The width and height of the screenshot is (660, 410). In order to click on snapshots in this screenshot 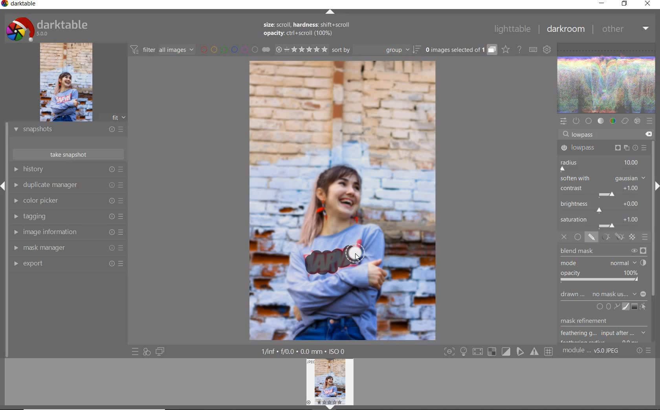, I will do `click(68, 131)`.